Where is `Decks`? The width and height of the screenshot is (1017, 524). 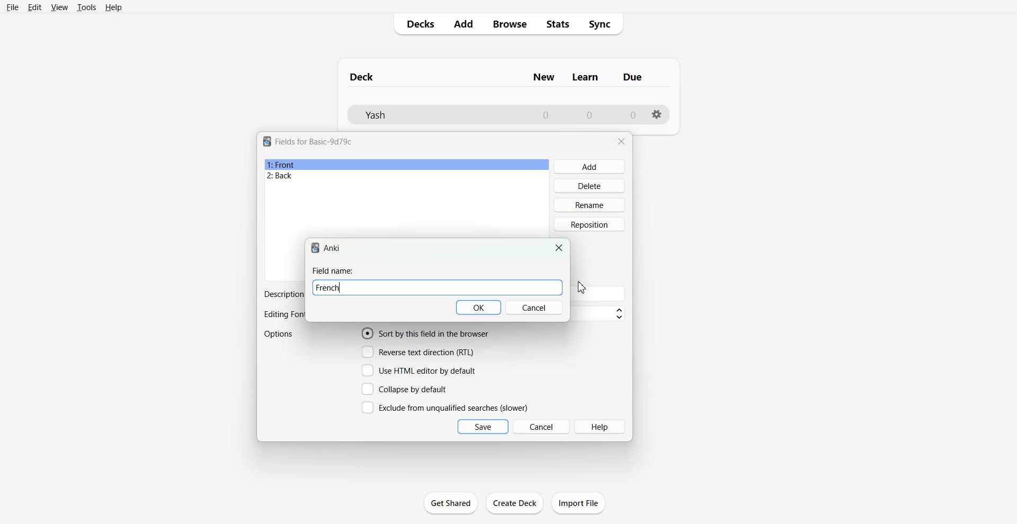 Decks is located at coordinates (417, 24).